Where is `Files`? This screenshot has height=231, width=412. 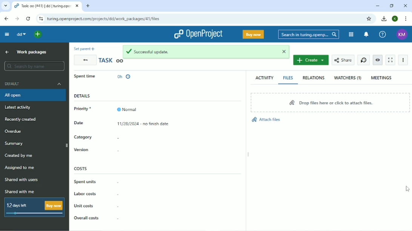
Files is located at coordinates (289, 78).